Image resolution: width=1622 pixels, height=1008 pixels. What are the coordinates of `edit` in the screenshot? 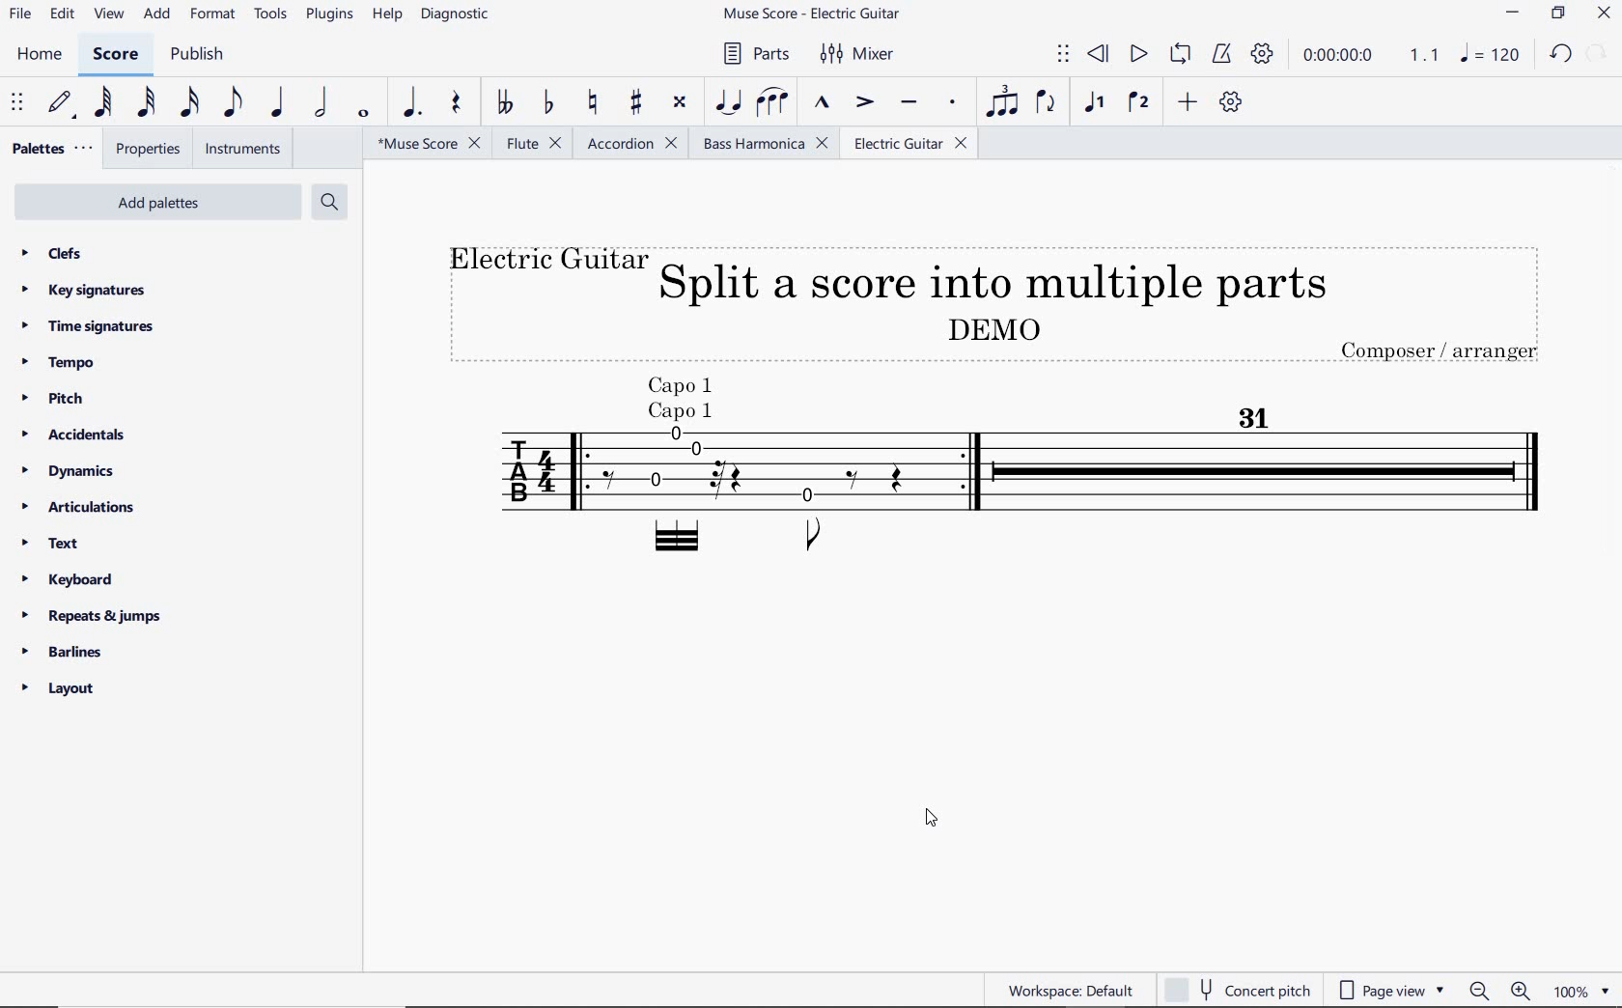 It's located at (63, 15).